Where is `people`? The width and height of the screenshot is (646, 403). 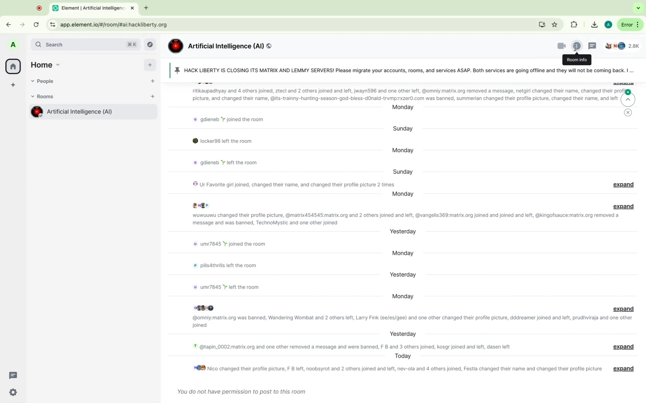 people is located at coordinates (625, 46).